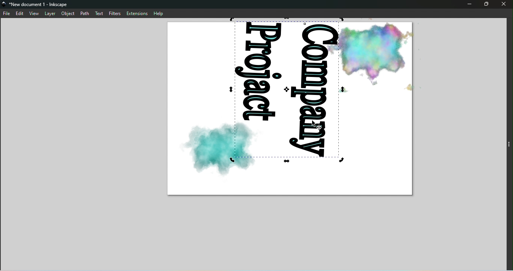 The height and width of the screenshot is (271, 513). I want to click on Layer, so click(50, 14).